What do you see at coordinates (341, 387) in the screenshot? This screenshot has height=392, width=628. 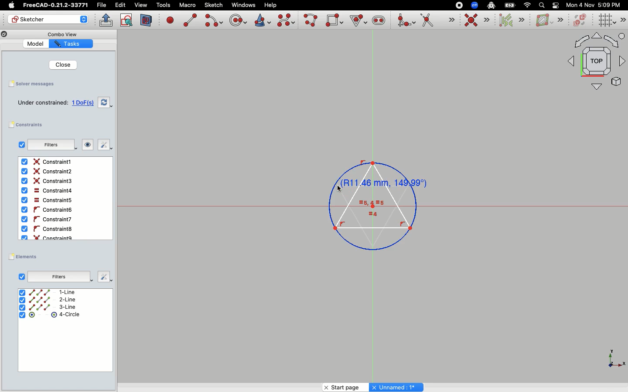 I see `Start page` at bounding box center [341, 387].